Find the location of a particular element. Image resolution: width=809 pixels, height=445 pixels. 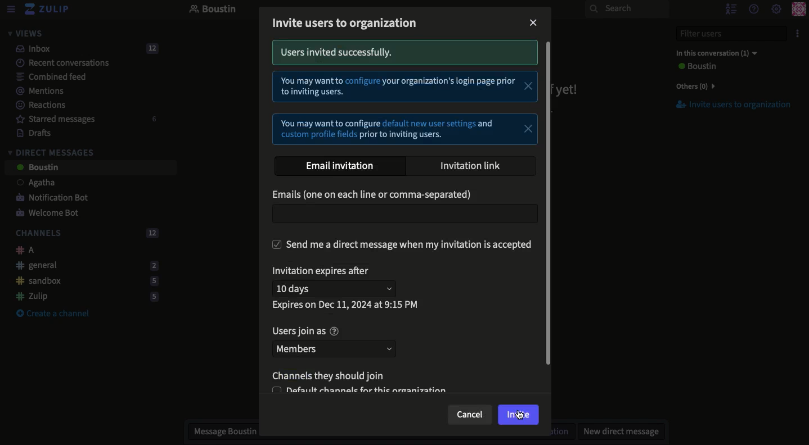

Filter users is located at coordinates (725, 34).